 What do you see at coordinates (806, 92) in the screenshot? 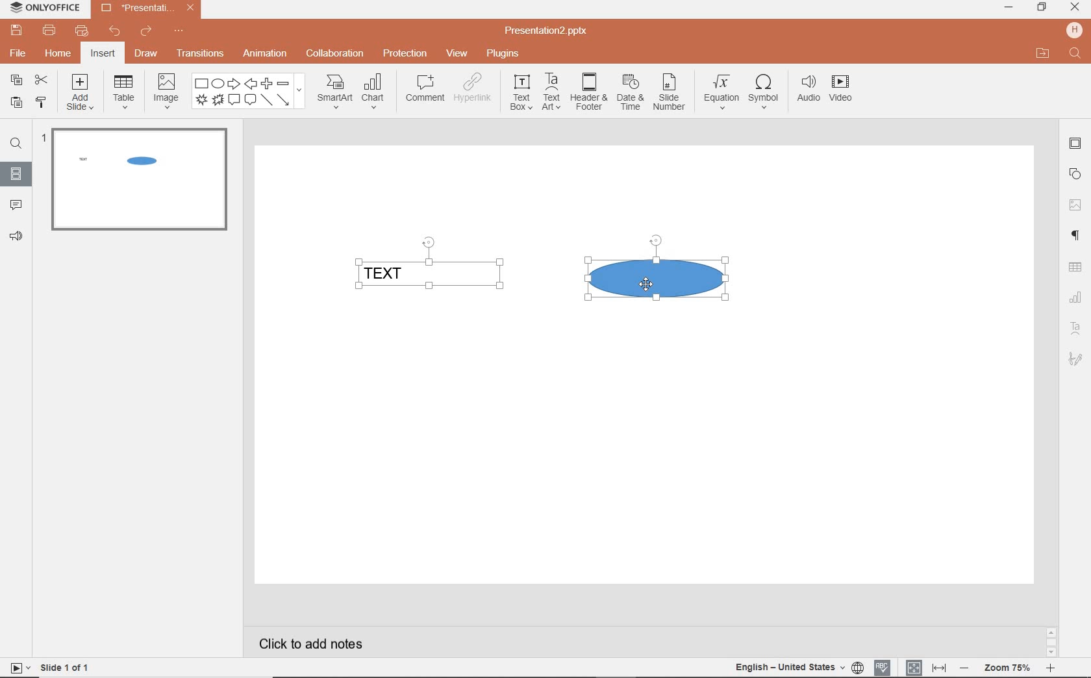
I see `audio` at bounding box center [806, 92].